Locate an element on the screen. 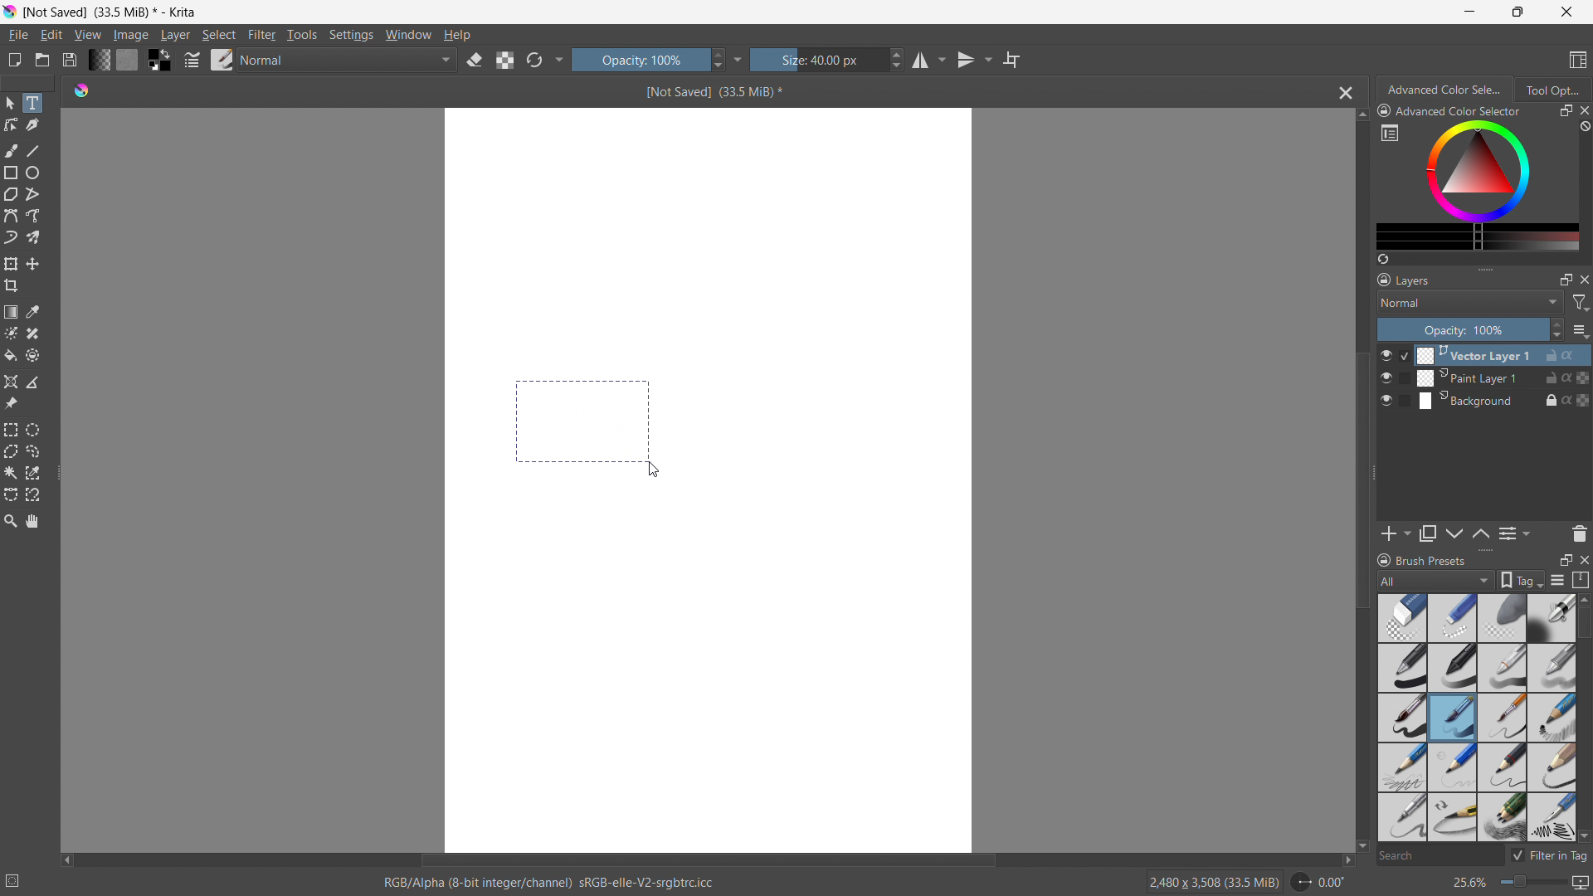 The width and height of the screenshot is (1593, 896). file is located at coordinates (17, 35).